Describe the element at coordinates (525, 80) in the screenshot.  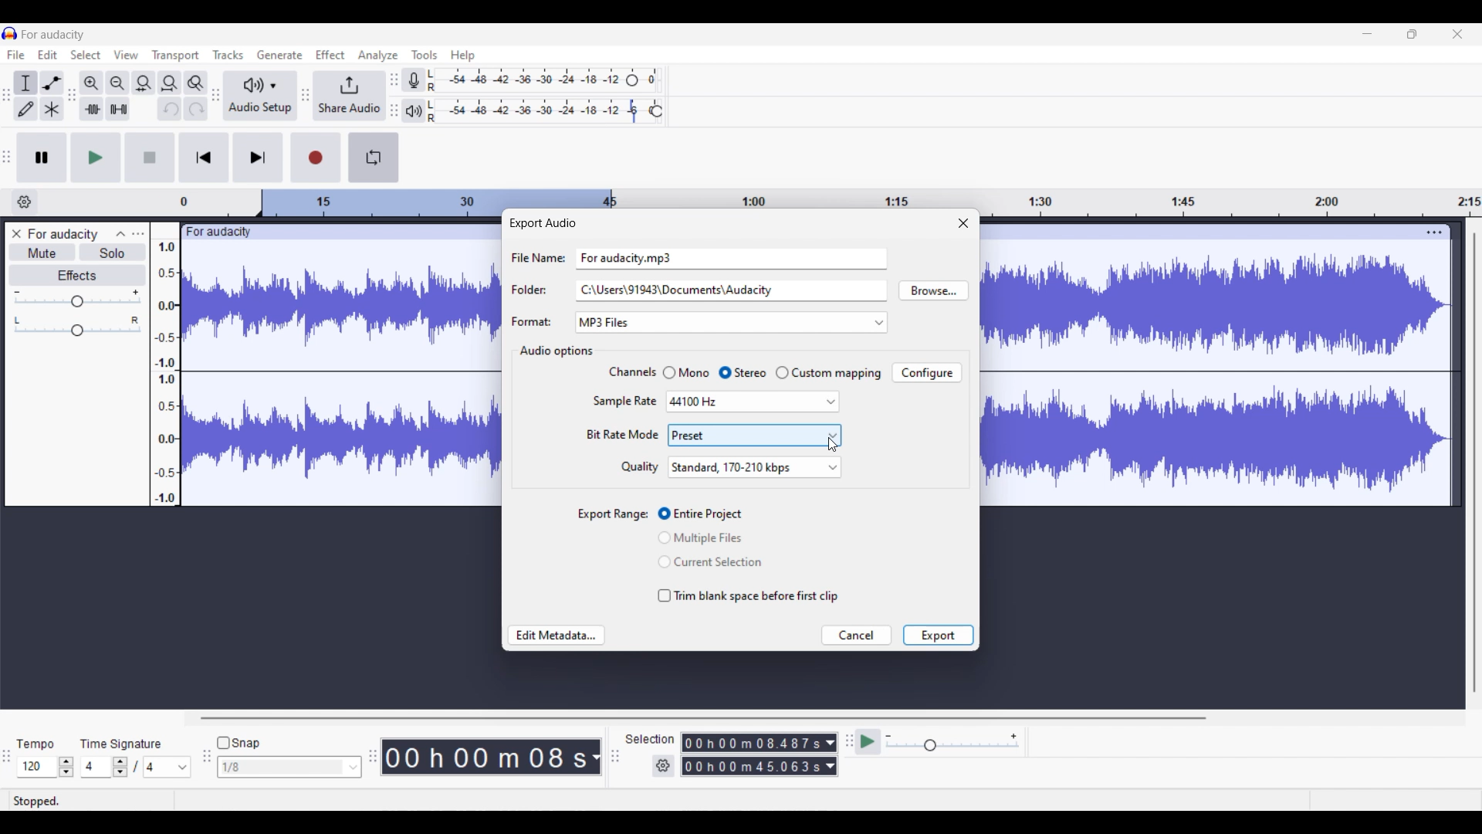
I see `Recording level` at that location.